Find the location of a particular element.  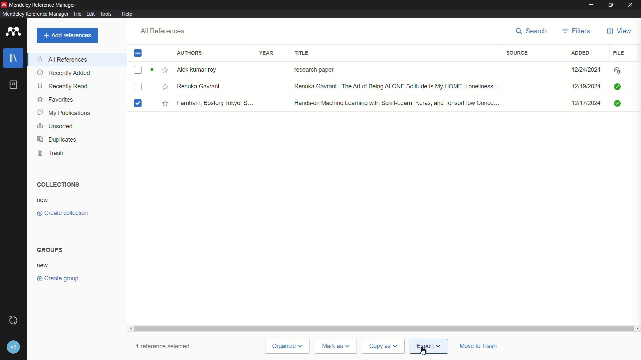

create group is located at coordinates (57, 278).